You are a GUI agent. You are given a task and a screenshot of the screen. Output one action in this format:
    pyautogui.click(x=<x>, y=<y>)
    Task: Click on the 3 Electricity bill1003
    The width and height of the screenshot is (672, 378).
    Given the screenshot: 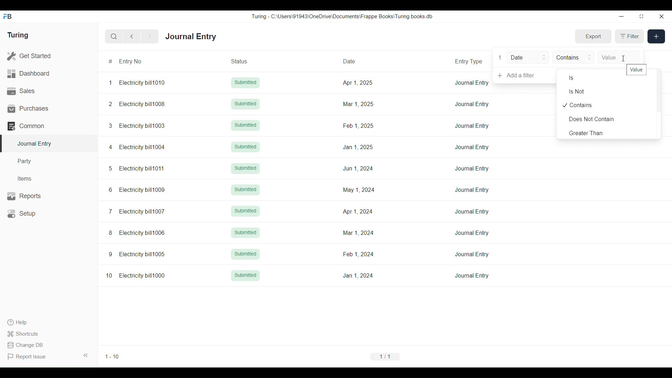 What is the action you would take?
    pyautogui.click(x=137, y=126)
    